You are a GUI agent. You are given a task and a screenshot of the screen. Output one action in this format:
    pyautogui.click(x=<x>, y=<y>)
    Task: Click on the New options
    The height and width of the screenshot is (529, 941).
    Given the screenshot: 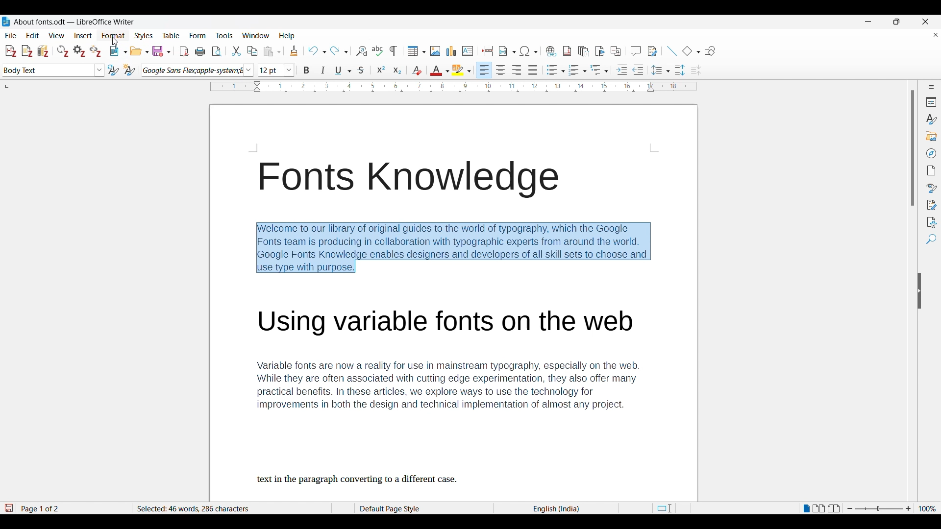 What is the action you would take?
    pyautogui.click(x=119, y=51)
    